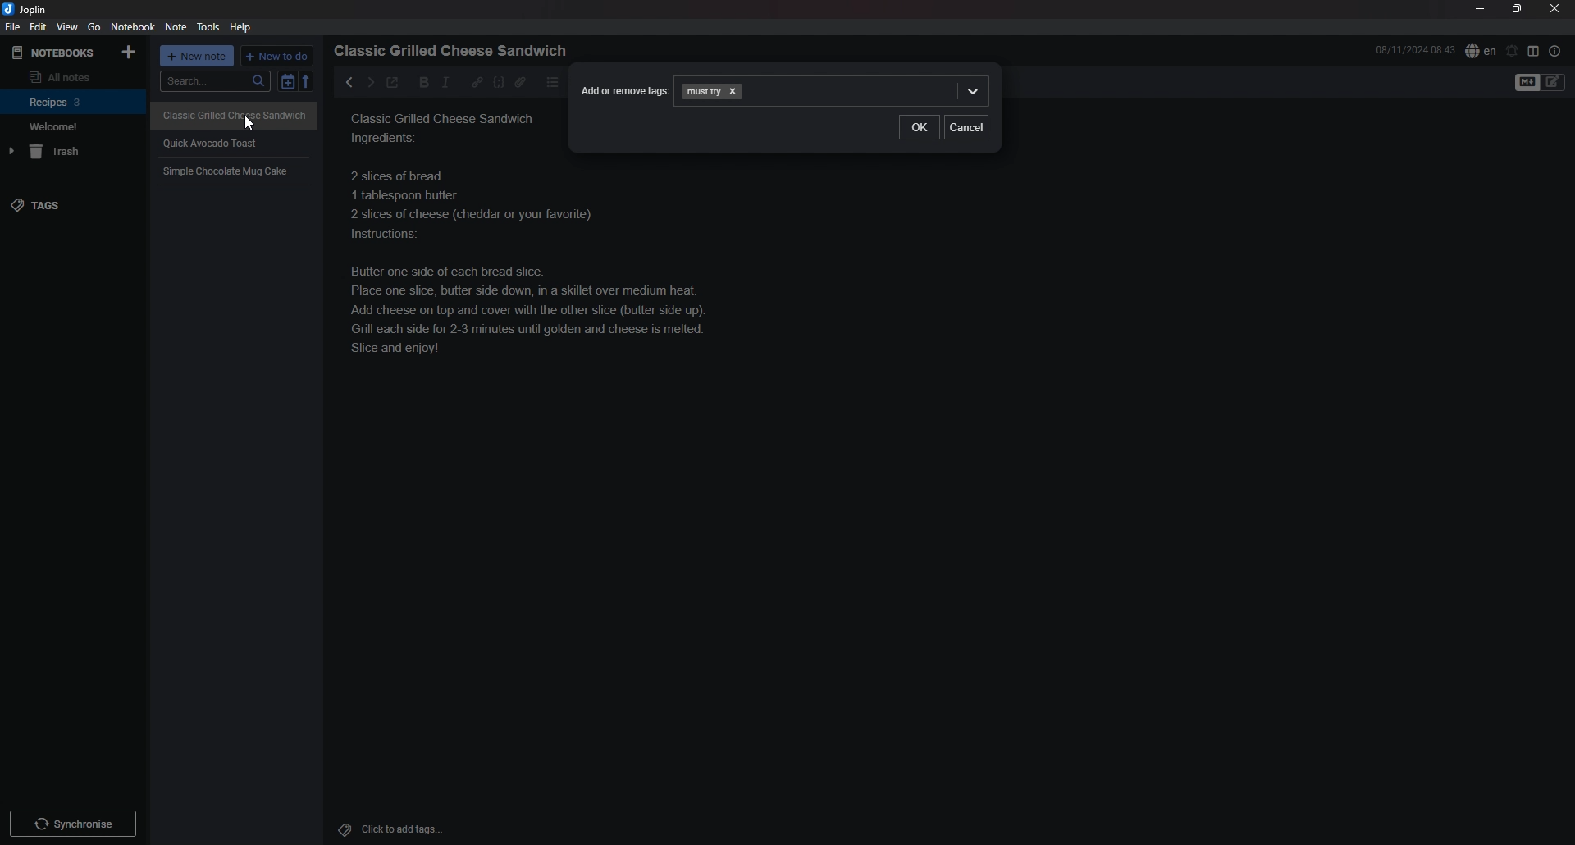 The height and width of the screenshot is (845, 1575). I want to click on toggle editor, so click(1541, 83).